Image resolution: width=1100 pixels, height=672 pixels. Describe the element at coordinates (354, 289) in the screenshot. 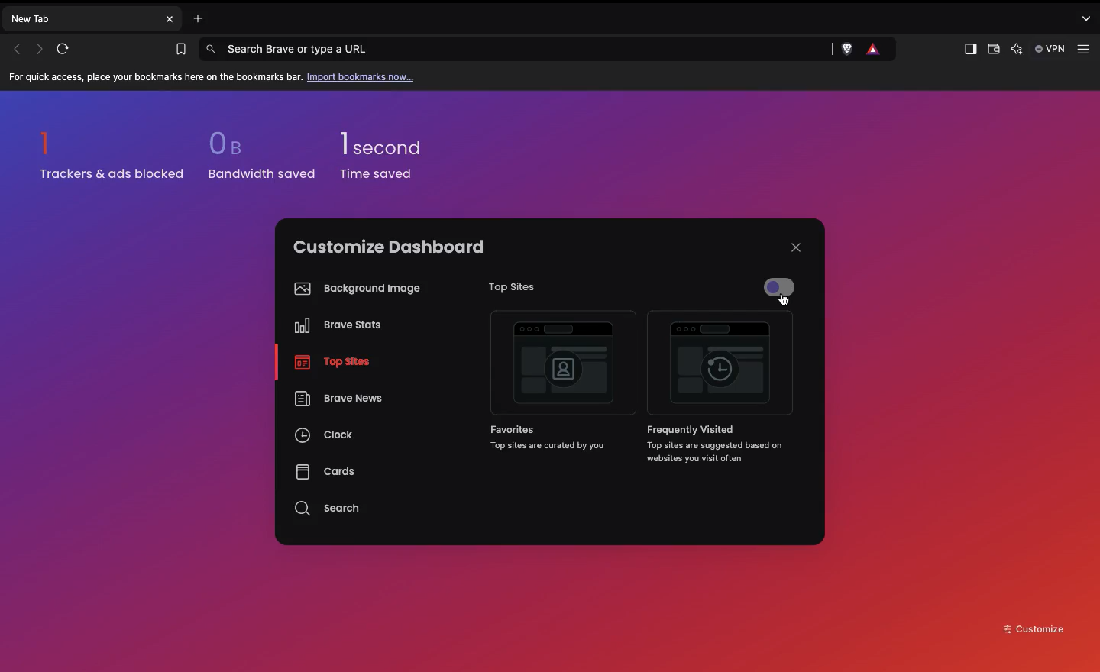

I see `Background image` at that location.